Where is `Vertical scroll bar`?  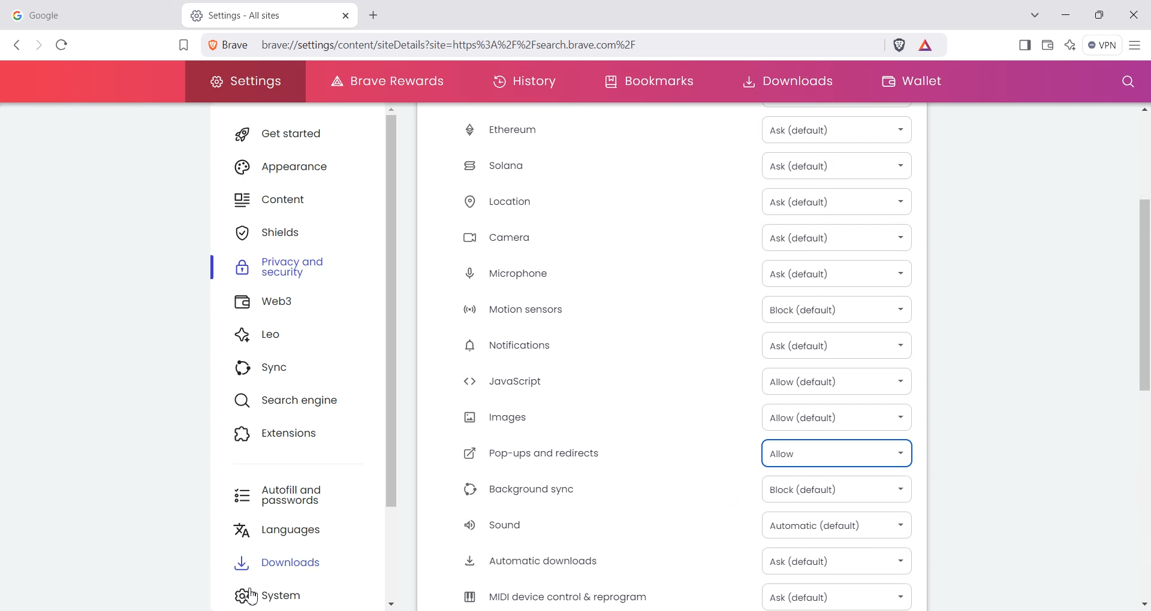 Vertical scroll bar is located at coordinates (1143, 355).